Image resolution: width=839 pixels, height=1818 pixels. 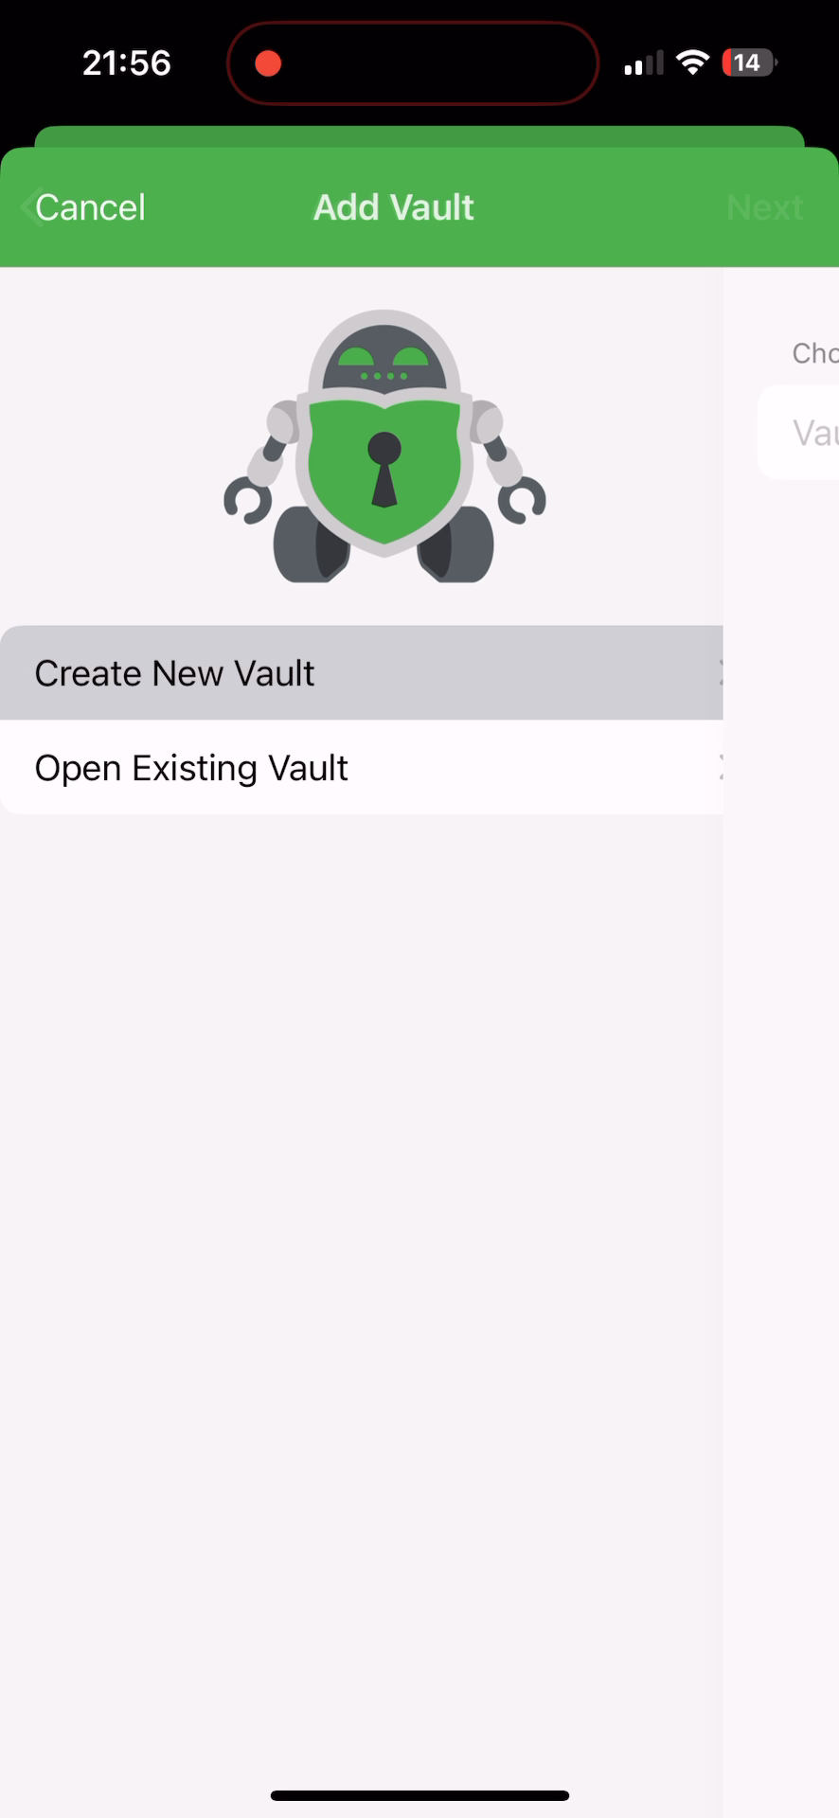 What do you see at coordinates (192, 773) in the screenshot?
I see `open existing Vault` at bounding box center [192, 773].